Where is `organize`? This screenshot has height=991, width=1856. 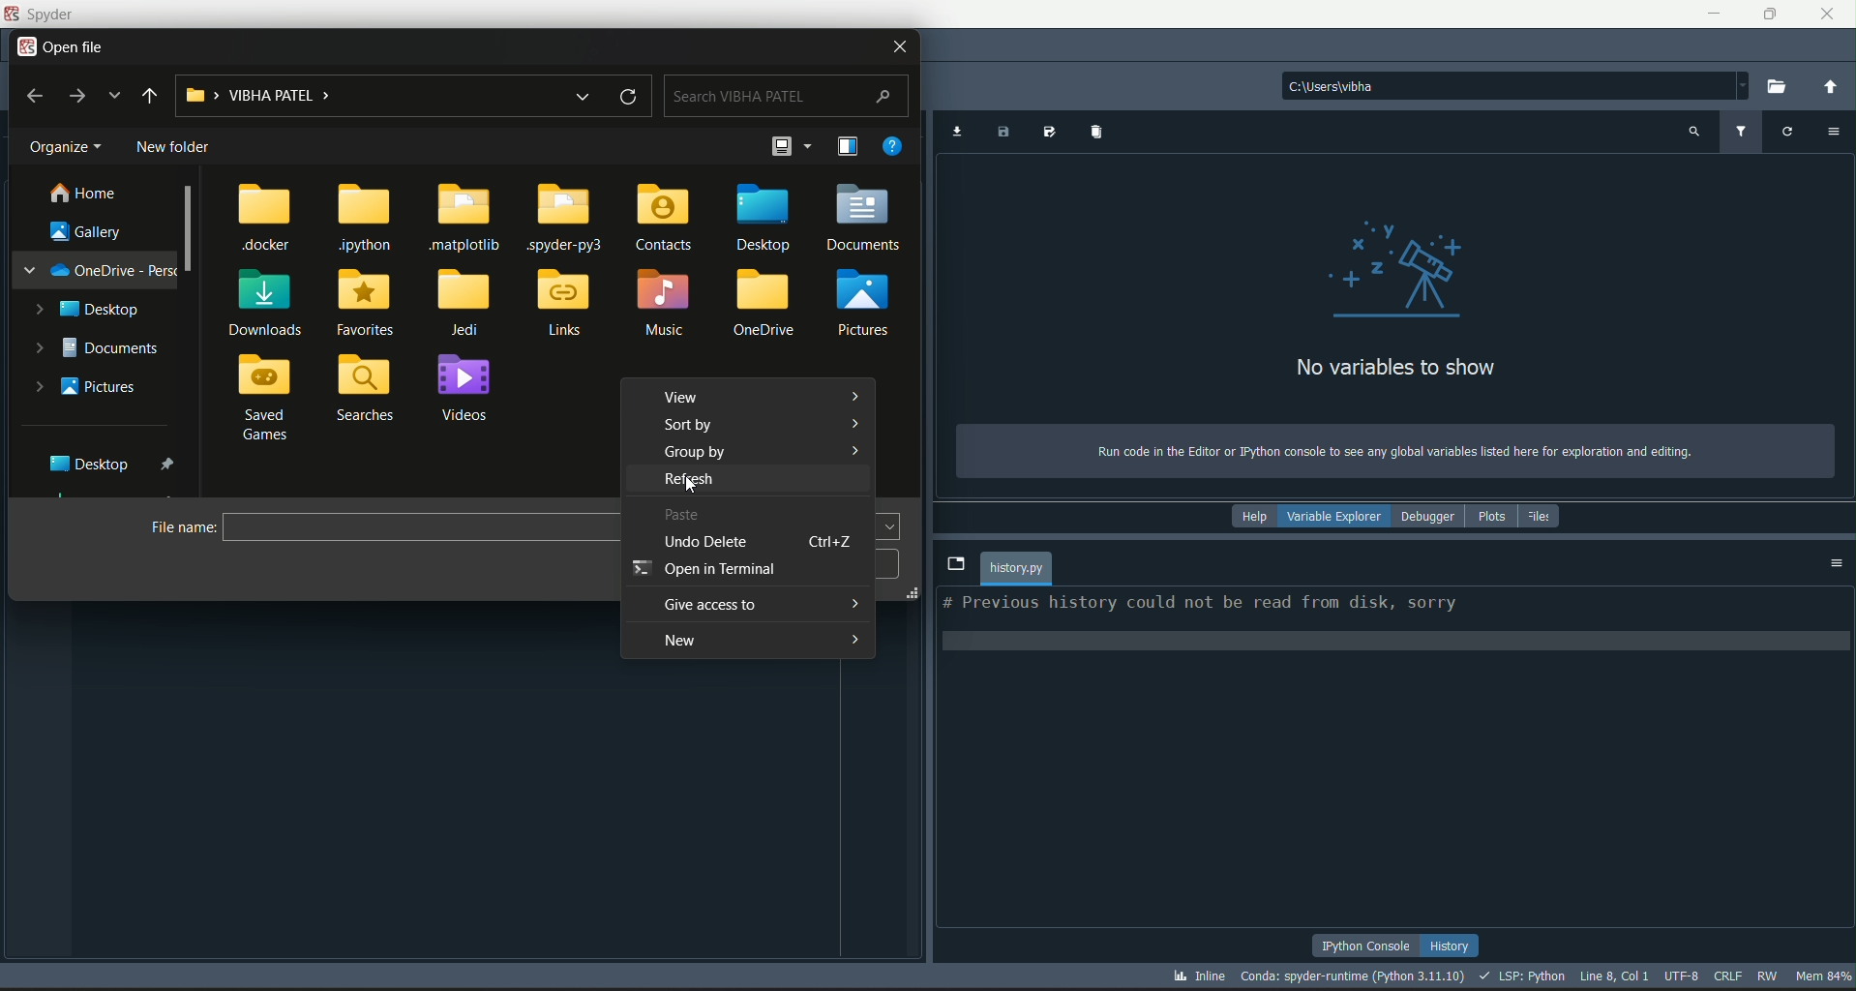
organize is located at coordinates (69, 147).